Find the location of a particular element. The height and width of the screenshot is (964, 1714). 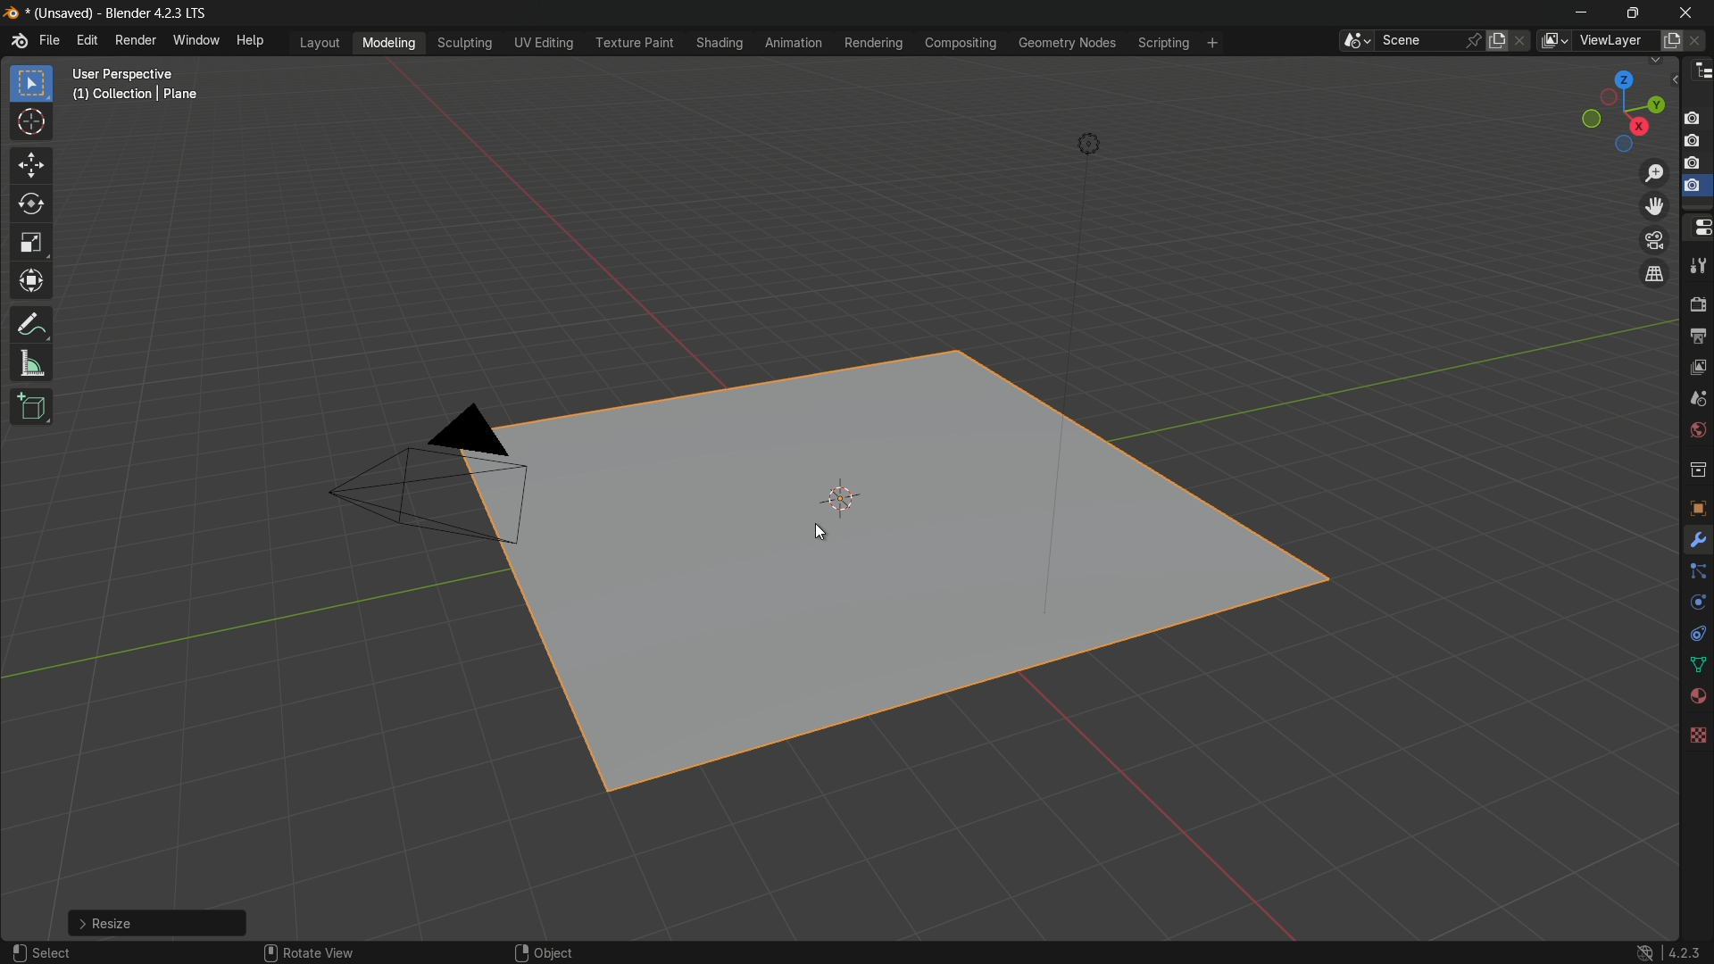

toggle the camera view is located at coordinates (1656, 241).